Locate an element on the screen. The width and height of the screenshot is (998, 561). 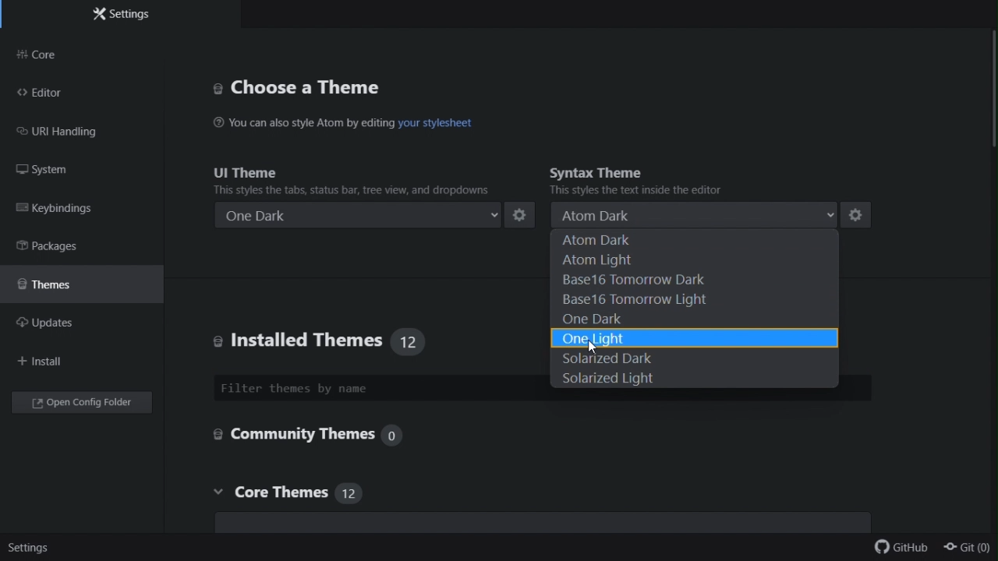
updates is located at coordinates (63, 326).